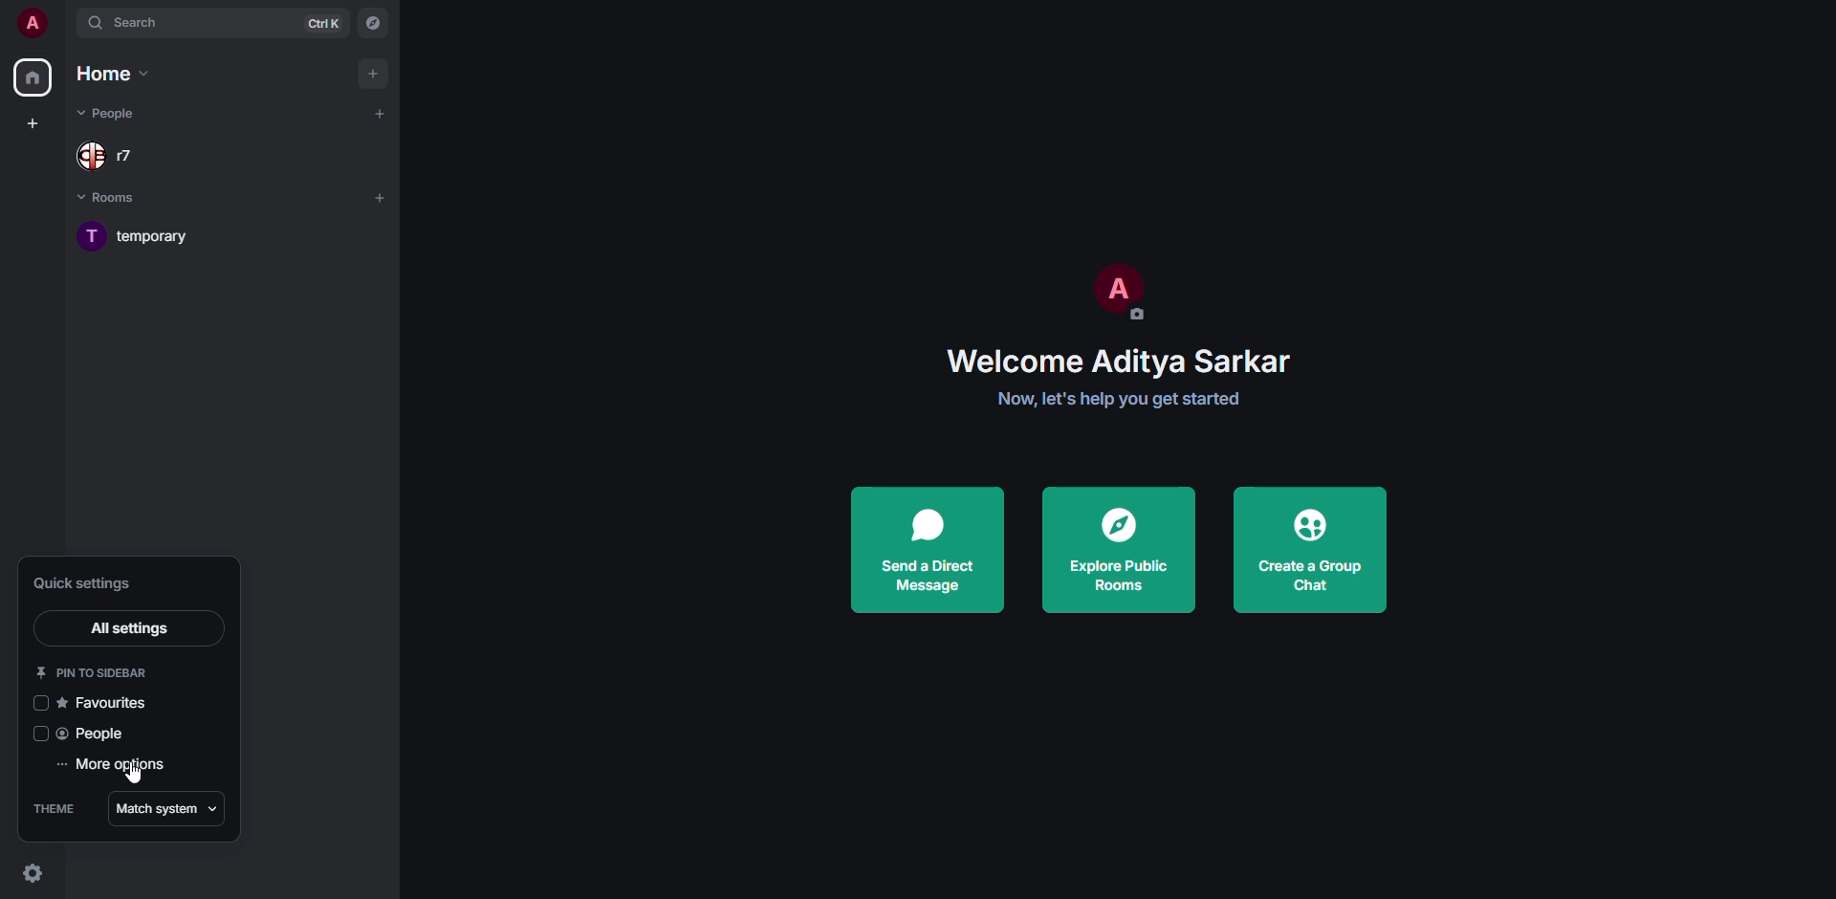  Describe the element at coordinates (1117, 398) in the screenshot. I see `get started` at that location.